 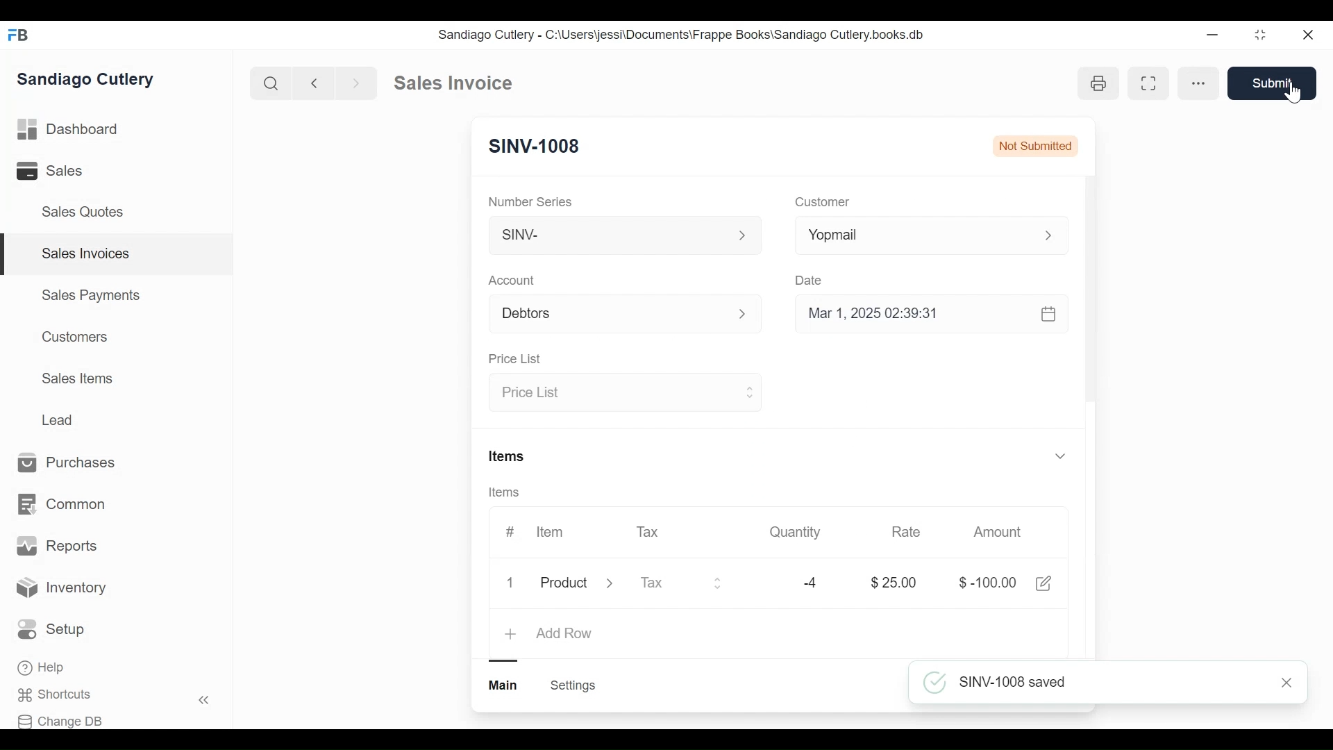 What do you see at coordinates (809, 281) in the screenshot?
I see `Date` at bounding box center [809, 281].